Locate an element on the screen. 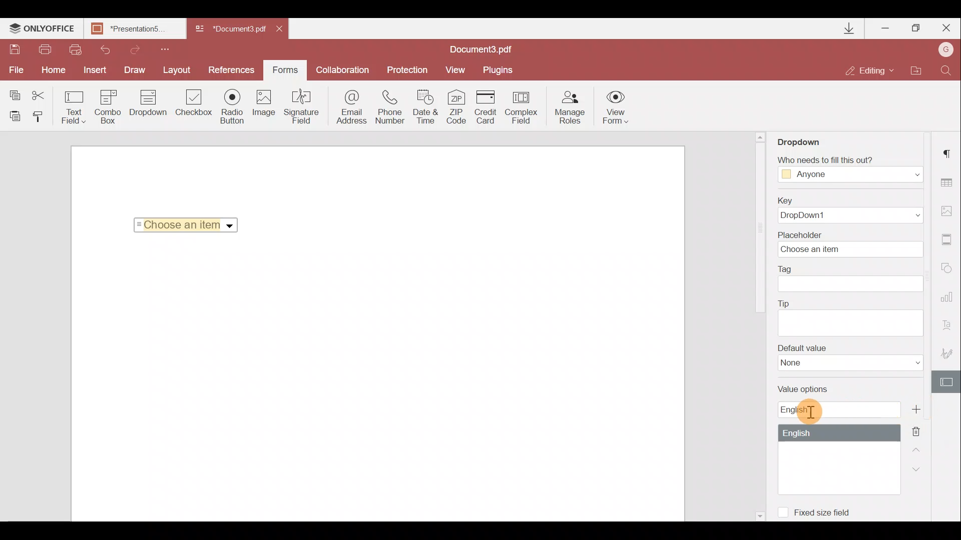 This screenshot has height=540, width=961. Paragraph settings is located at coordinates (949, 150).